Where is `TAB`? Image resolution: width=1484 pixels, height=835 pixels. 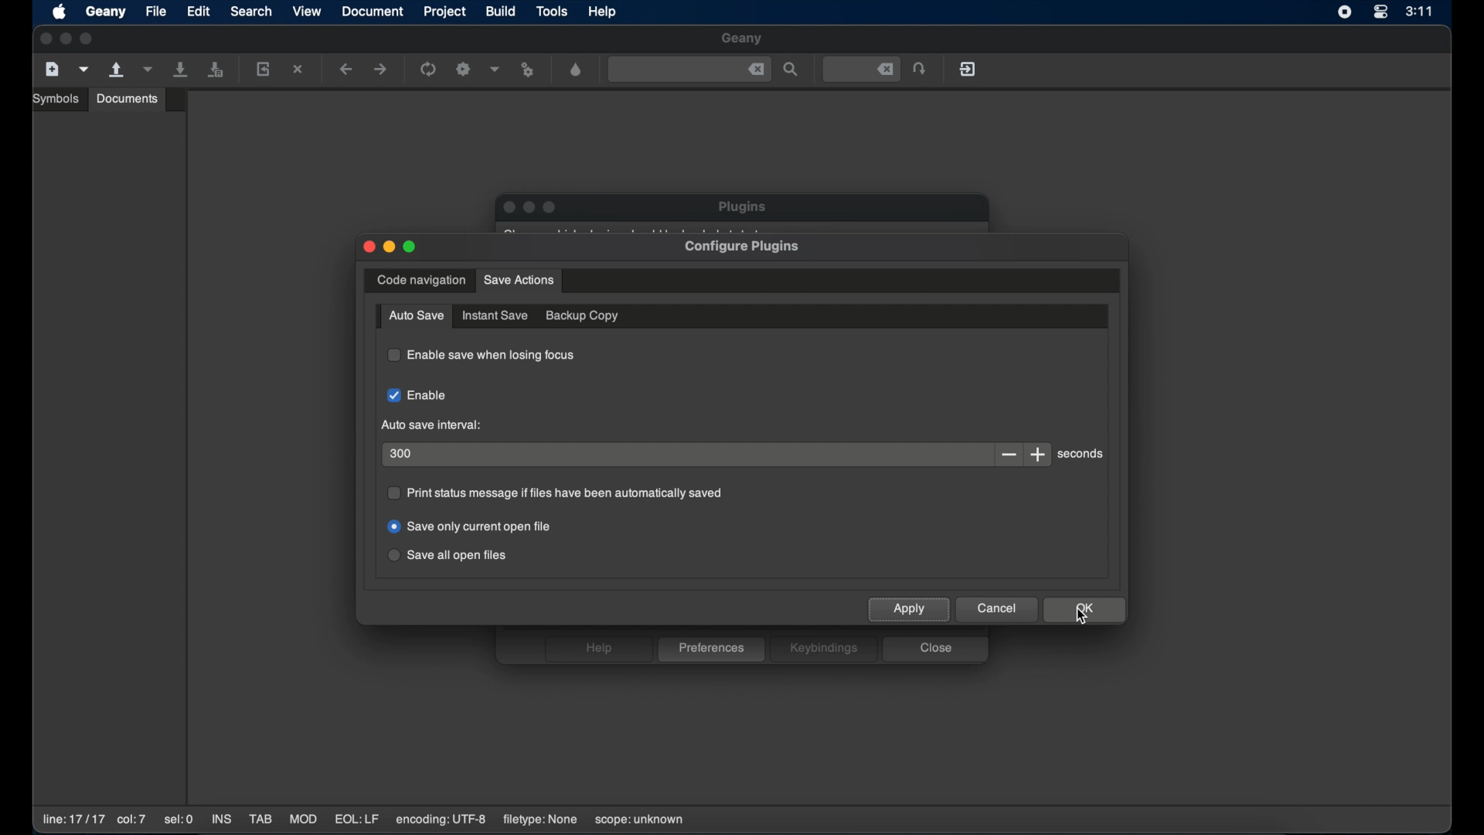 TAB is located at coordinates (260, 820).